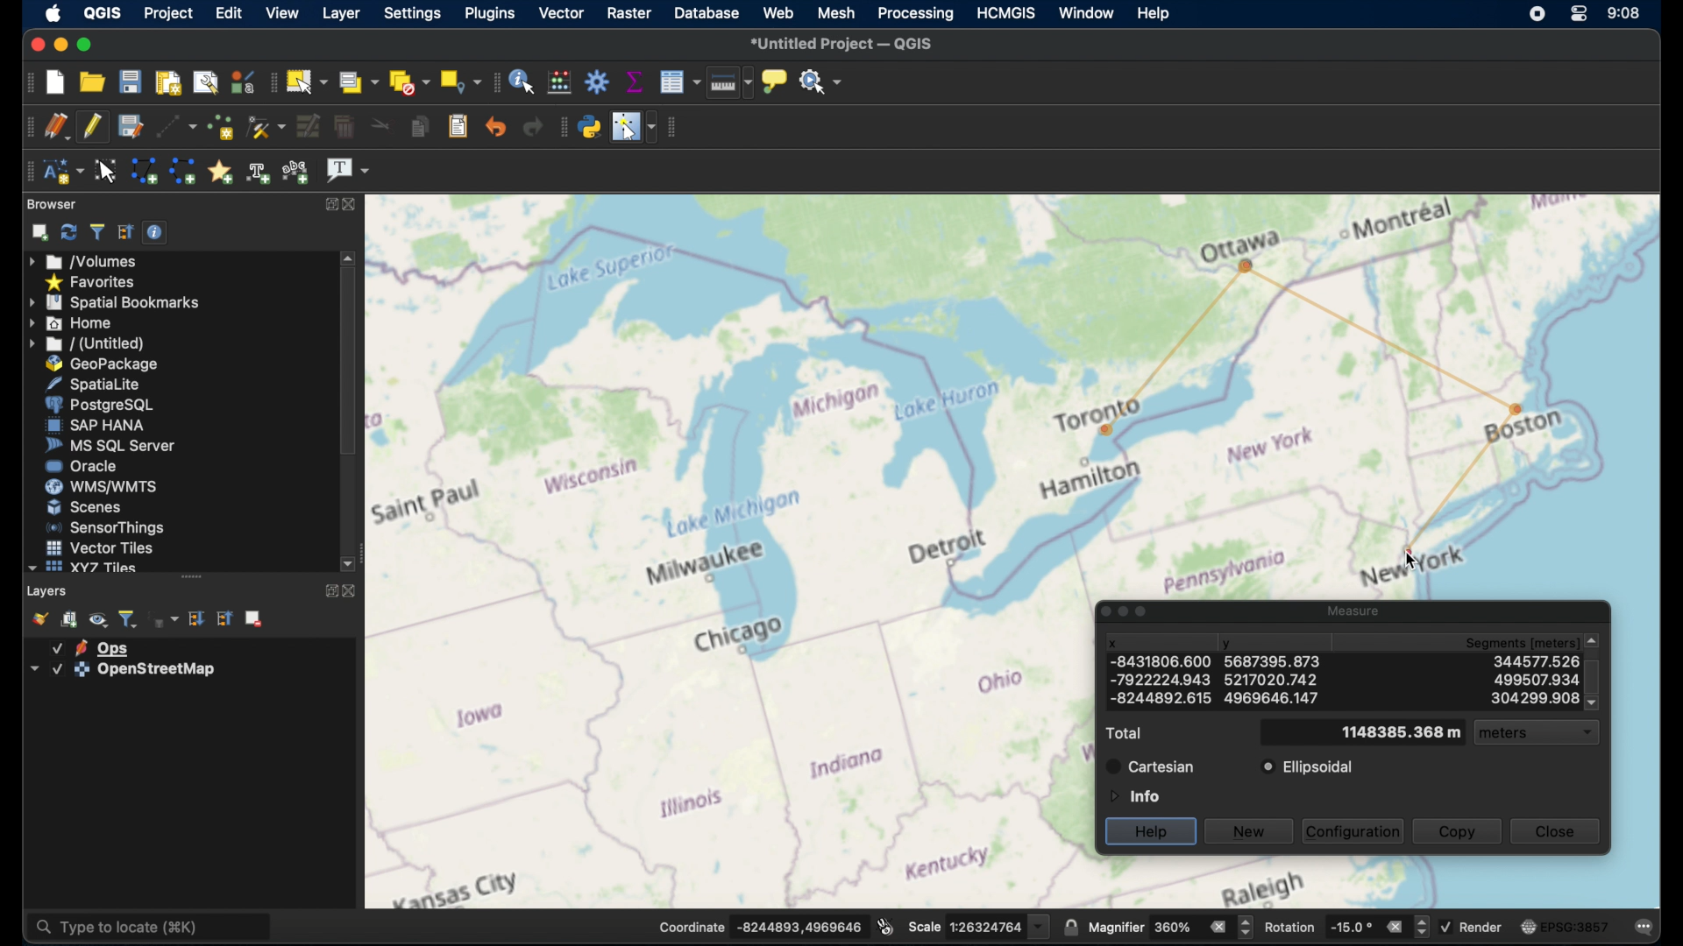  What do you see at coordinates (1624, 12) in the screenshot?
I see `time` at bounding box center [1624, 12].